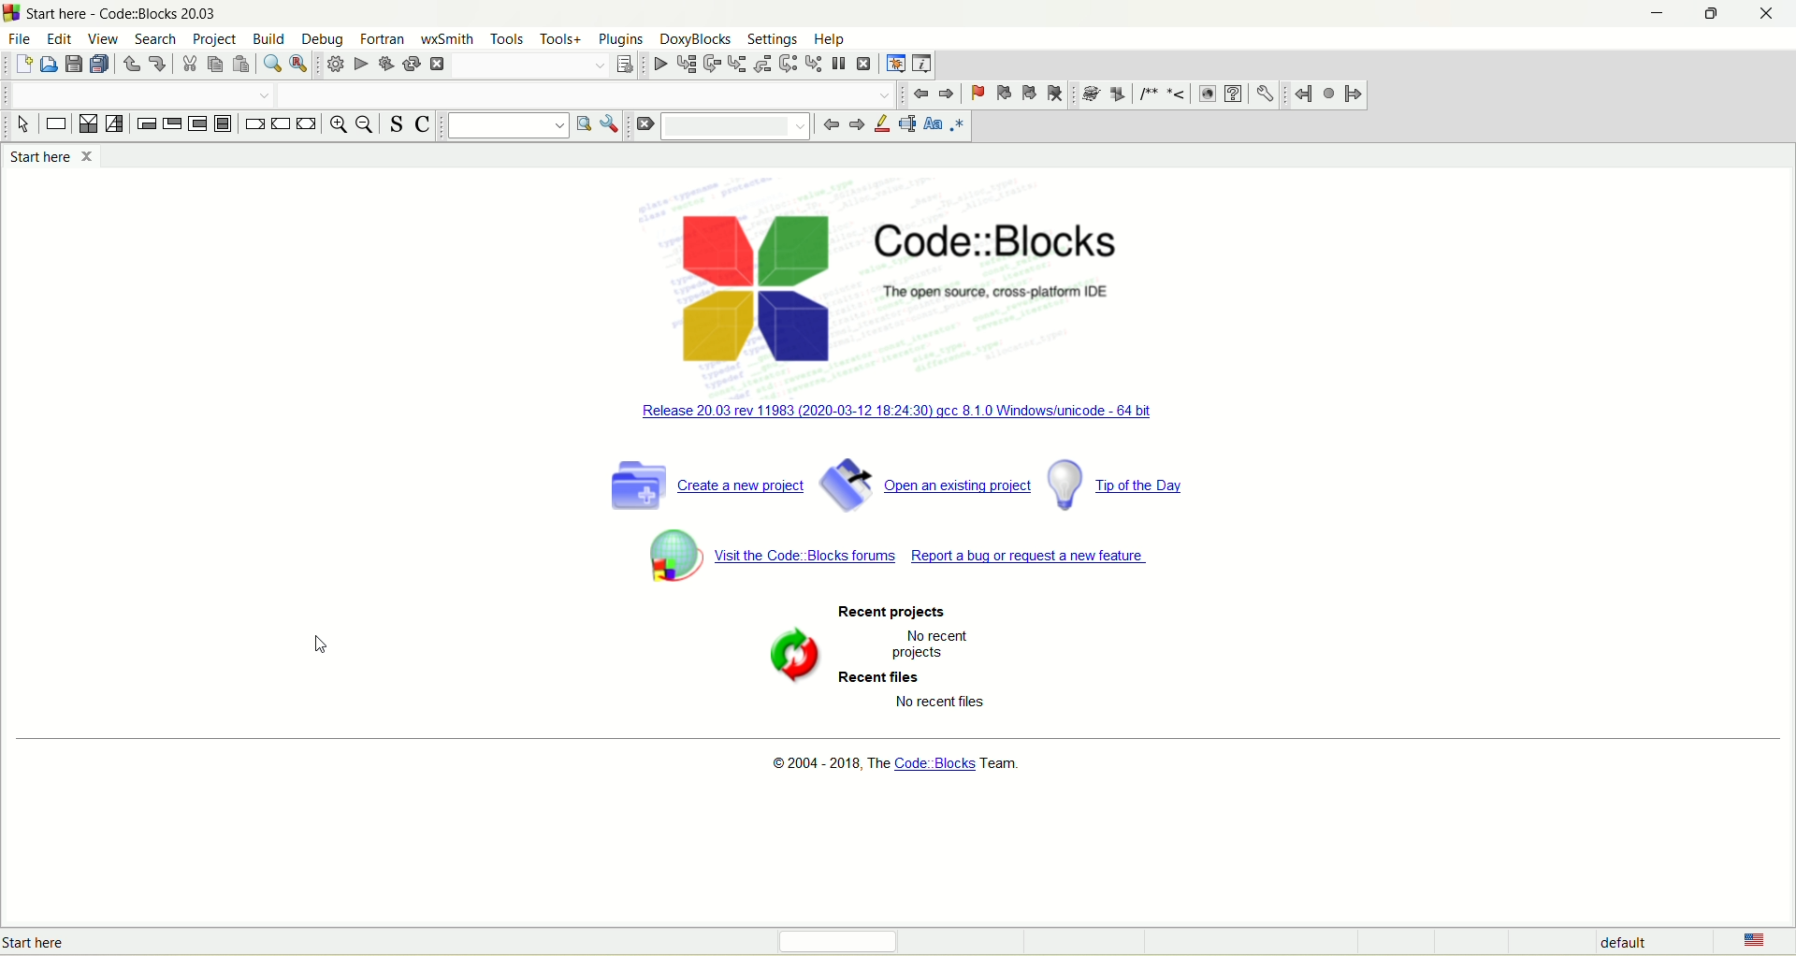 Image resolution: width=1796 pixels, height=956 pixels. What do you see at coordinates (1767, 941) in the screenshot?
I see `language` at bounding box center [1767, 941].